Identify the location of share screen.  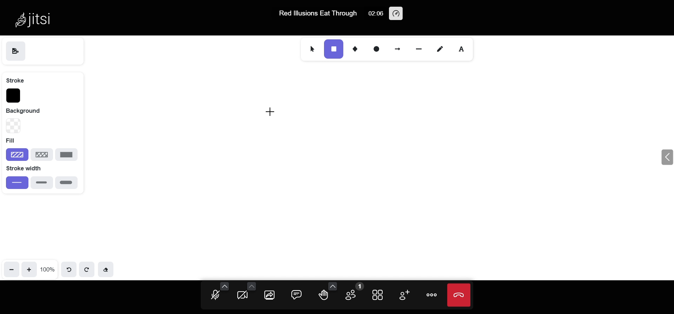
(270, 295).